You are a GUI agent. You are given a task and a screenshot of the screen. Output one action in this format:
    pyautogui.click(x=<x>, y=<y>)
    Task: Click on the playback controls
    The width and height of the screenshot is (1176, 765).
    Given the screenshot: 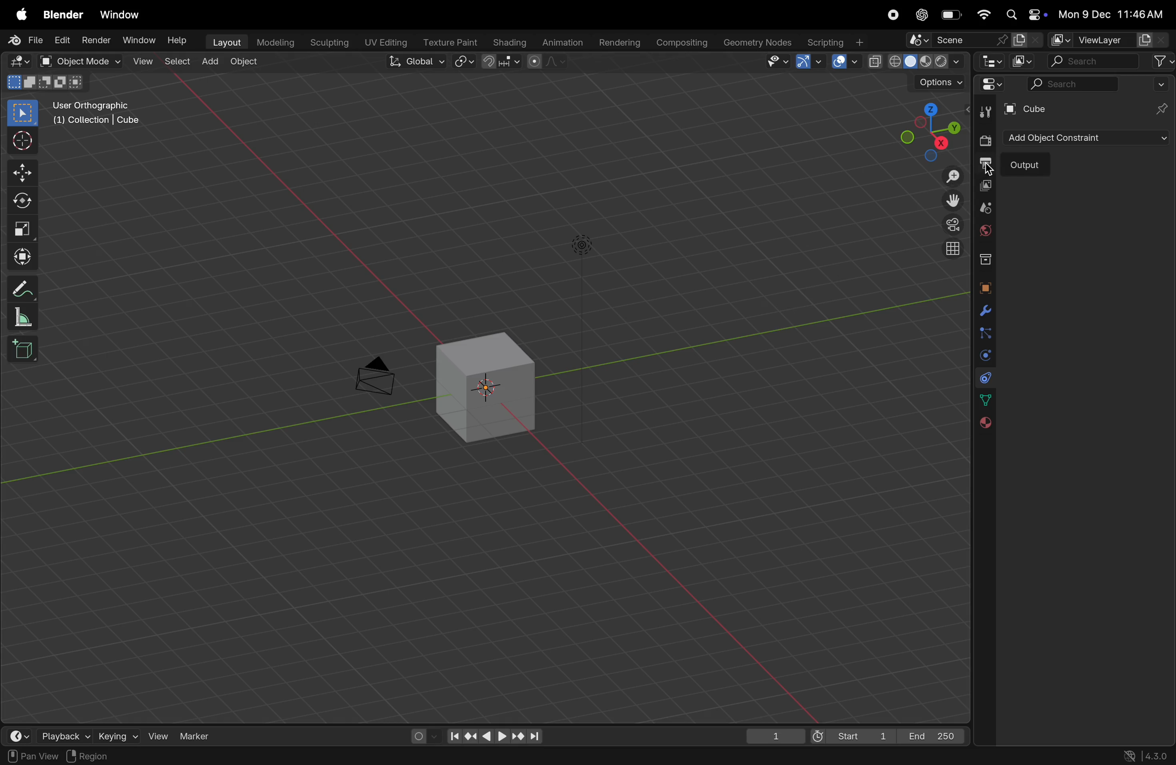 What is the action you would take?
    pyautogui.click(x=495, y=736)
    